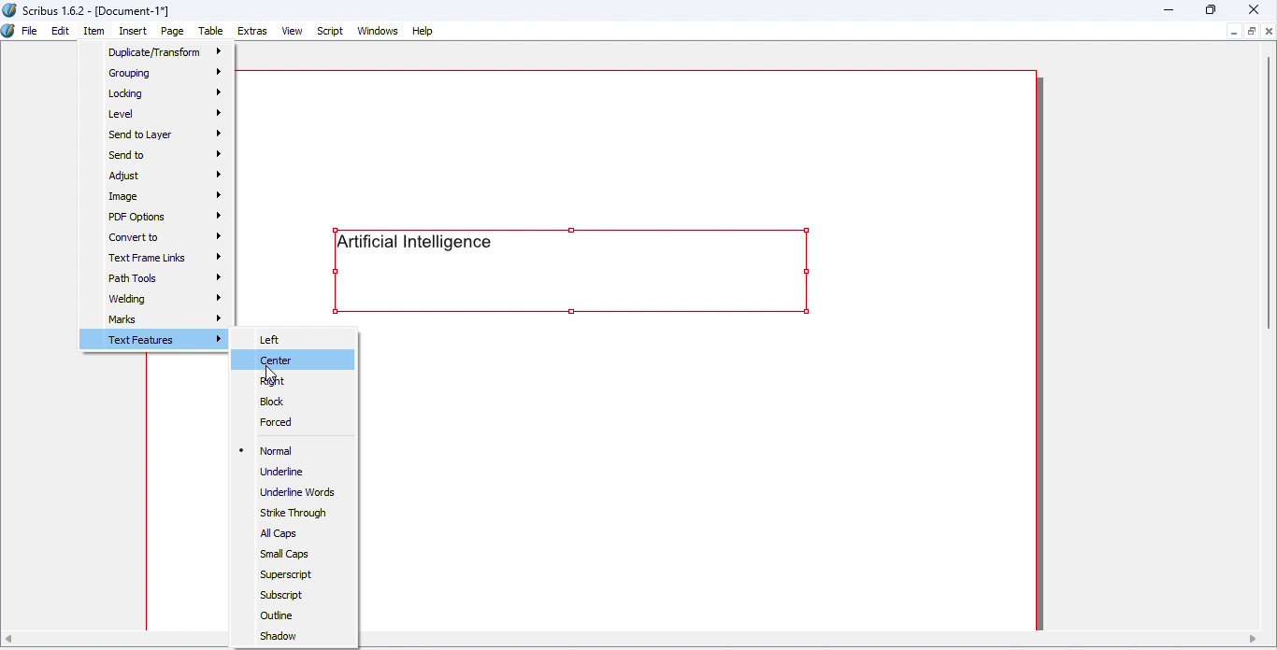 The image size is (1277, 650). Describe the element at coordinates (1232, 33) in the screenshot. I see `Minimize` at that location.